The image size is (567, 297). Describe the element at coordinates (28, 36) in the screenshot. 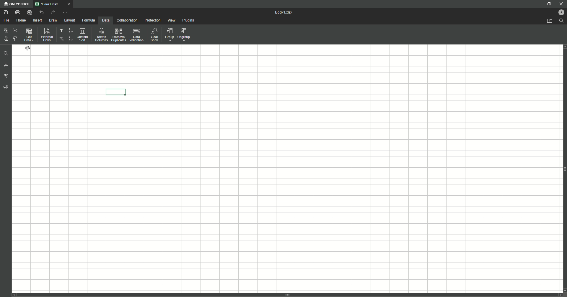

I see `Get Data` at that location.